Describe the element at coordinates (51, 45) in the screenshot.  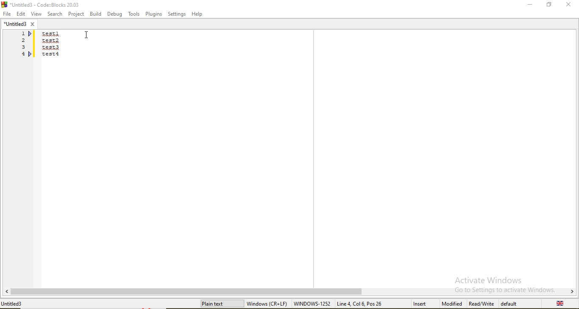
I see `test1/test2/test3/test4` at that location.